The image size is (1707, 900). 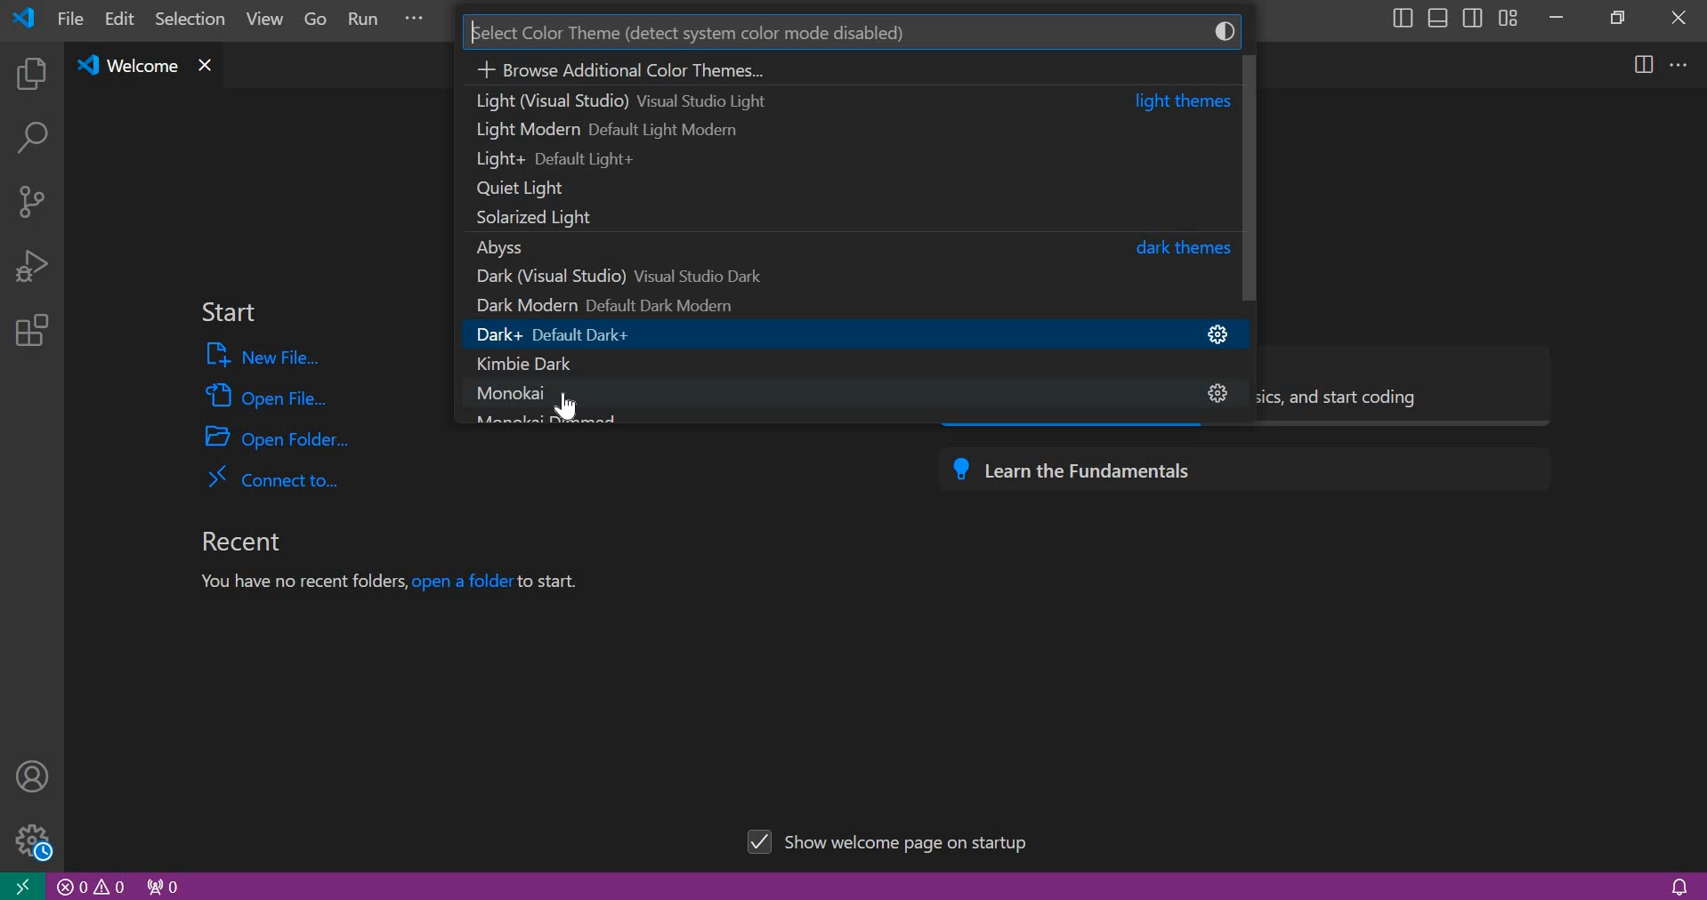 I want to click on browse additional color themes, so click(x=852, y=68).